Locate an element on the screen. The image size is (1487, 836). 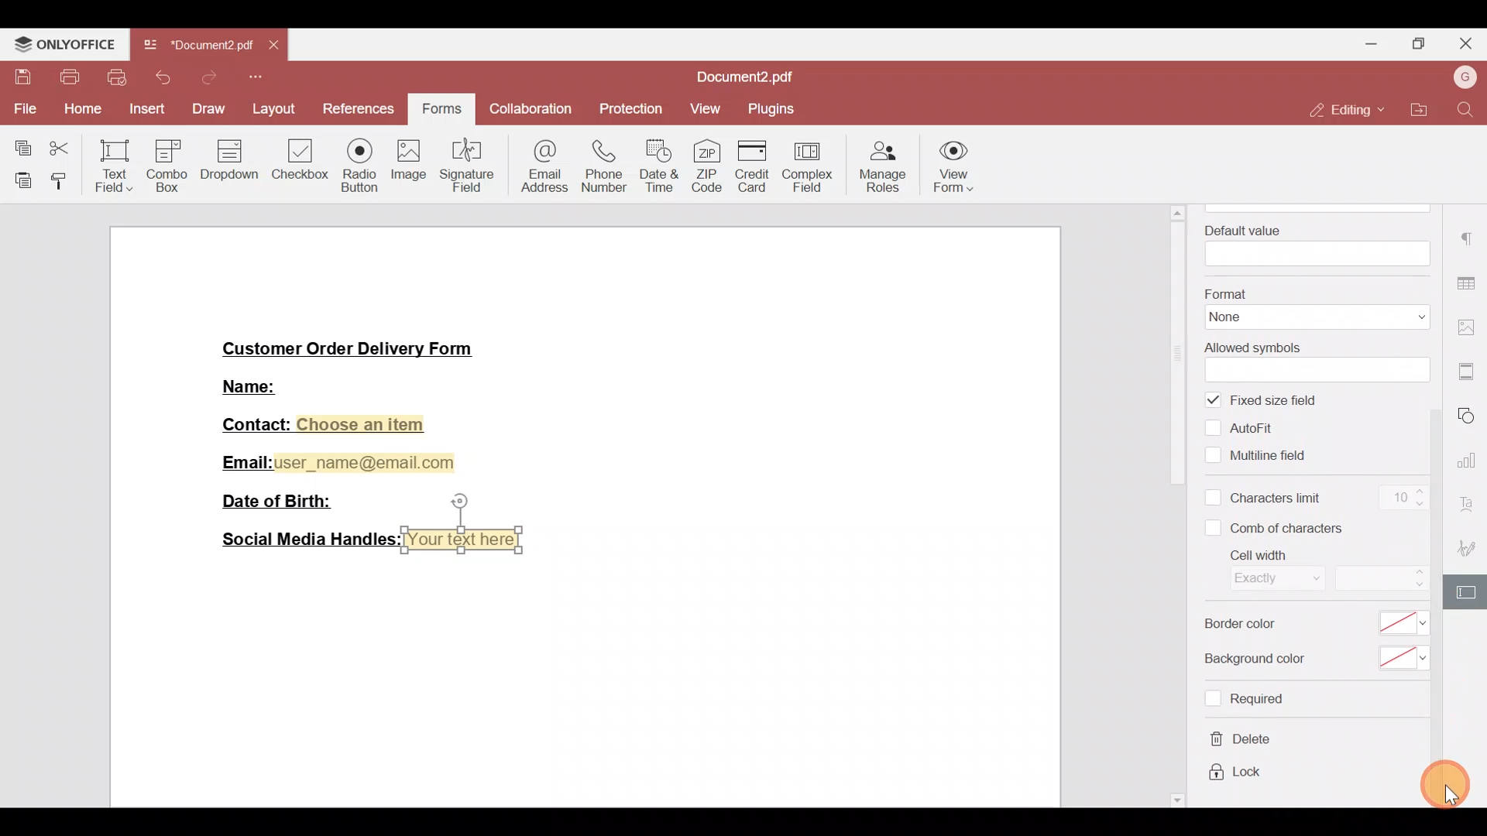
Home is located at coordinates (81, 110).